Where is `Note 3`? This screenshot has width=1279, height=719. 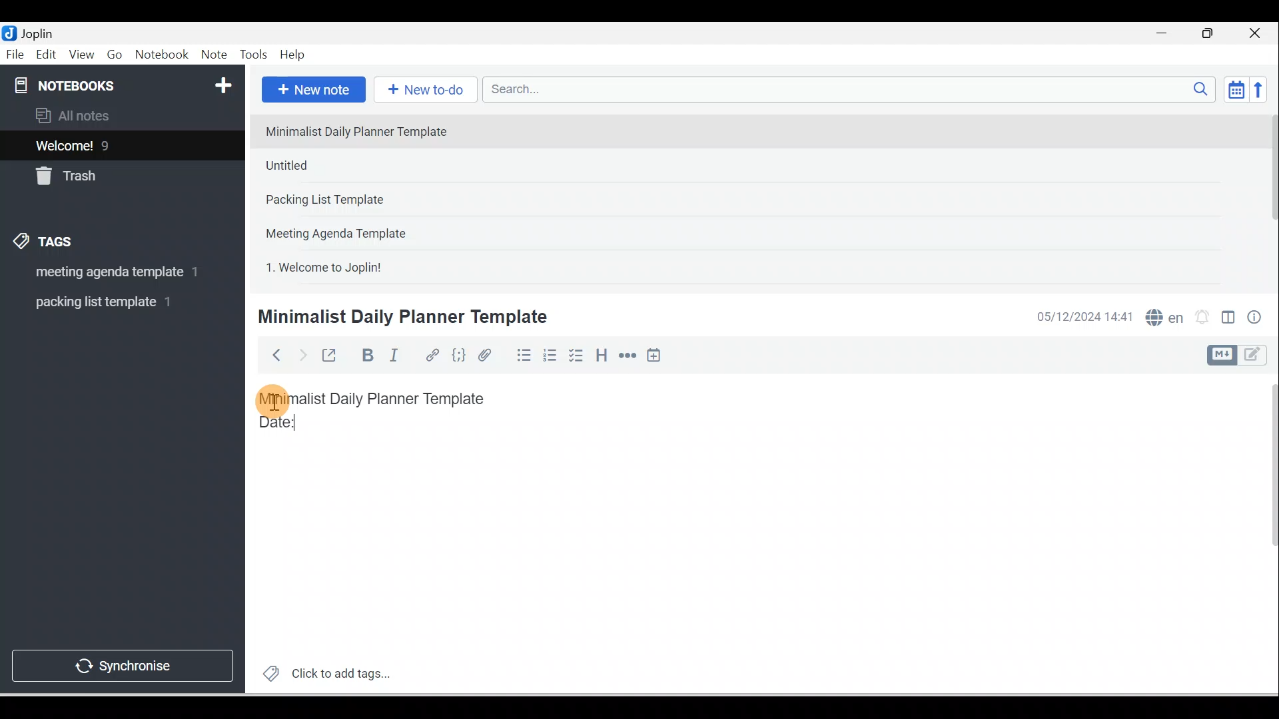
Note 3 is located at coordinates (367, 200).